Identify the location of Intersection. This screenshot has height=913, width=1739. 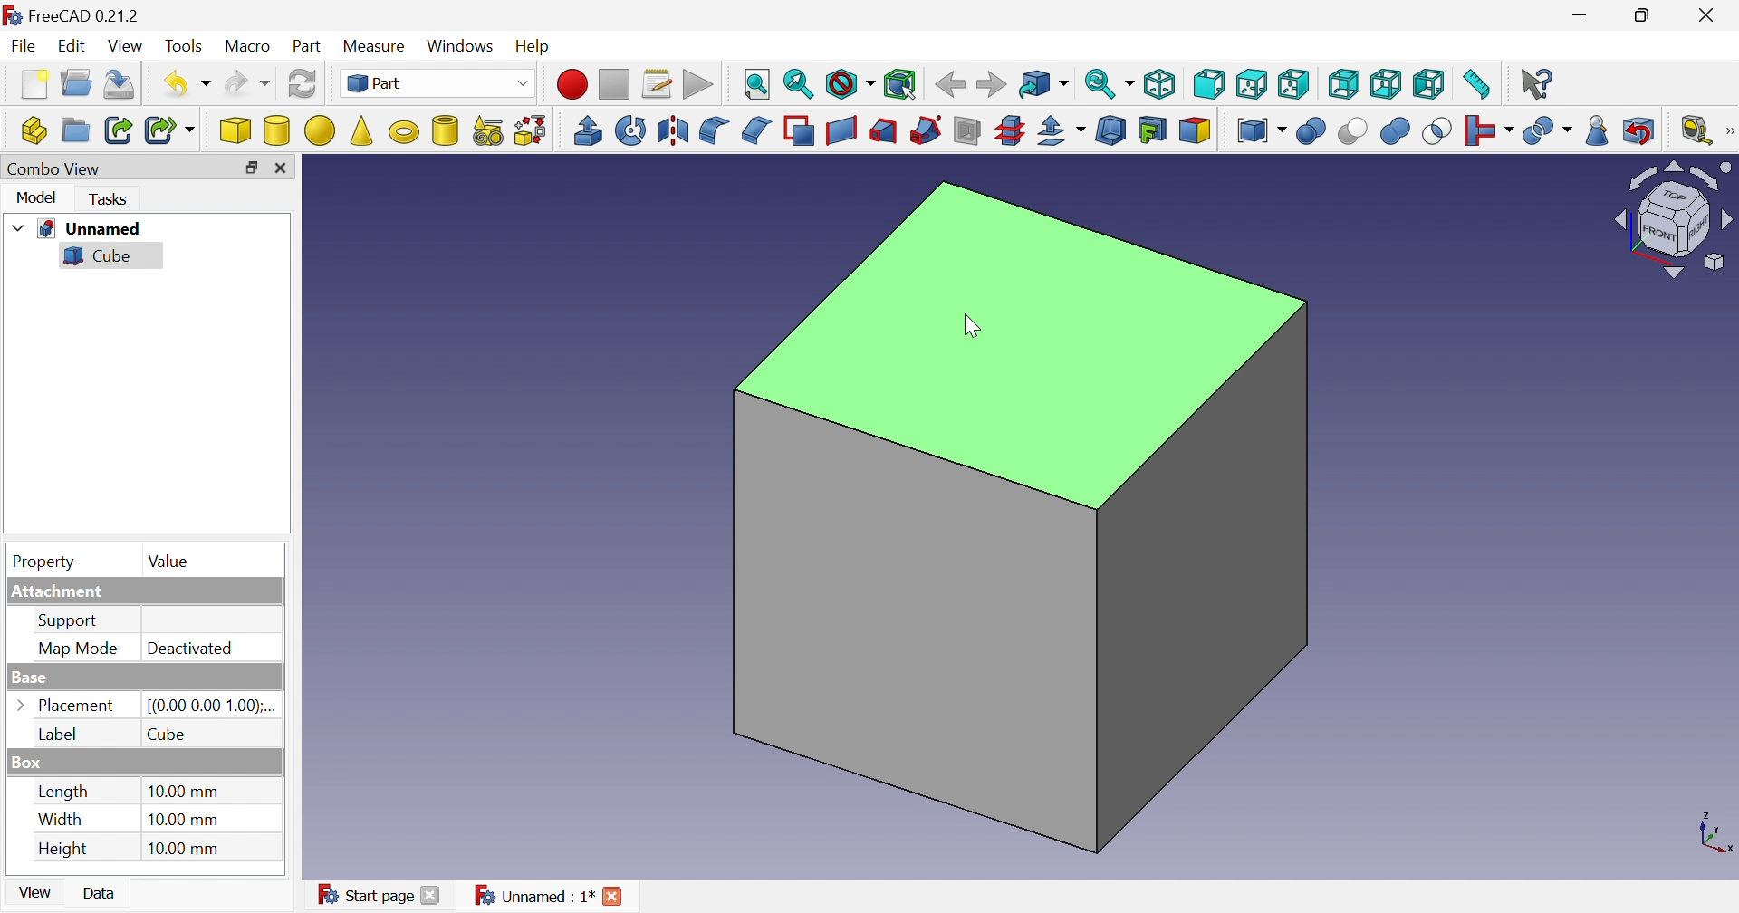
(1439, 130).